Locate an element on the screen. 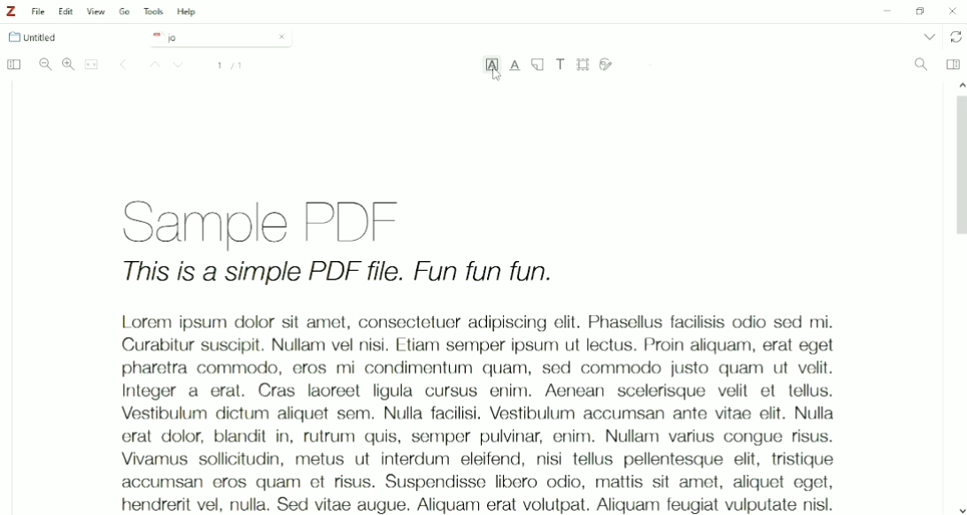  Restore down is located at coordinates (919, 12).